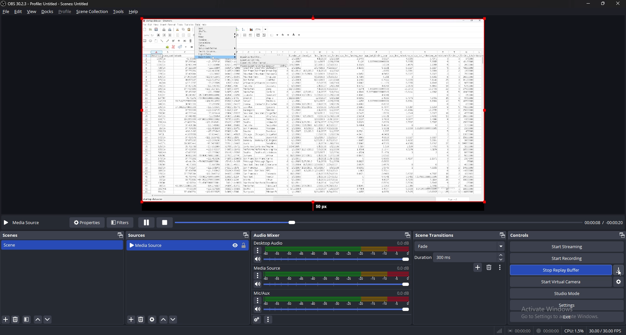 The image size is (626, 335). What do you see at coordinates (38, 320) in the screenshot?
I see `move scene up` at bounding box center [38, 320].